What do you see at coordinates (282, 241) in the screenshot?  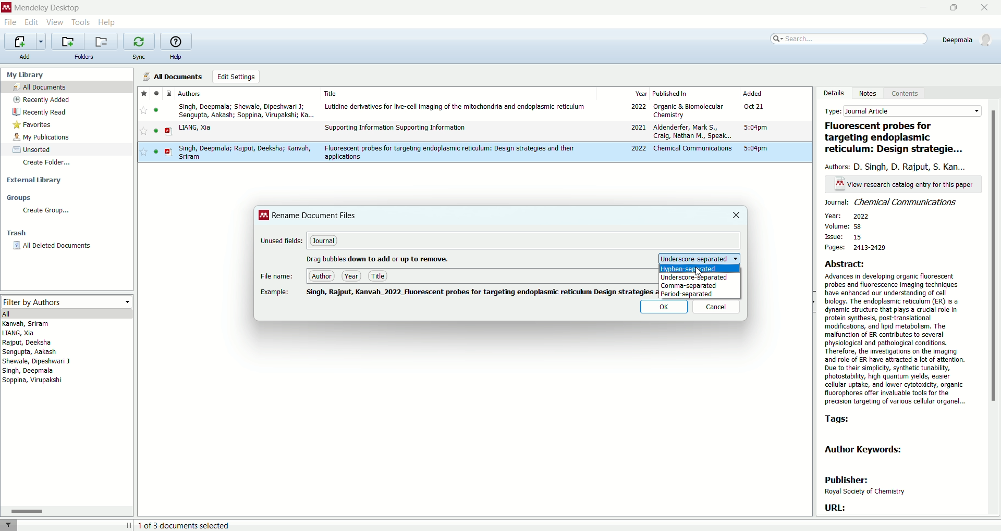 I see `unused fields` at bounding box center [282, 241].